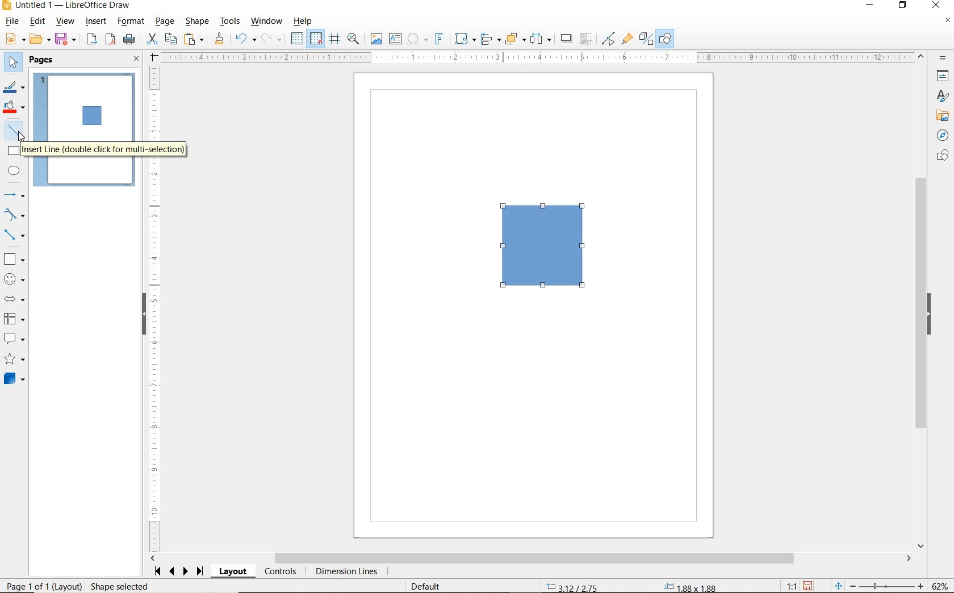  What do you see at coordinates (943, 134) in the screenshot?
I see `NAVIGATOR` at bounding box center [943, 134].